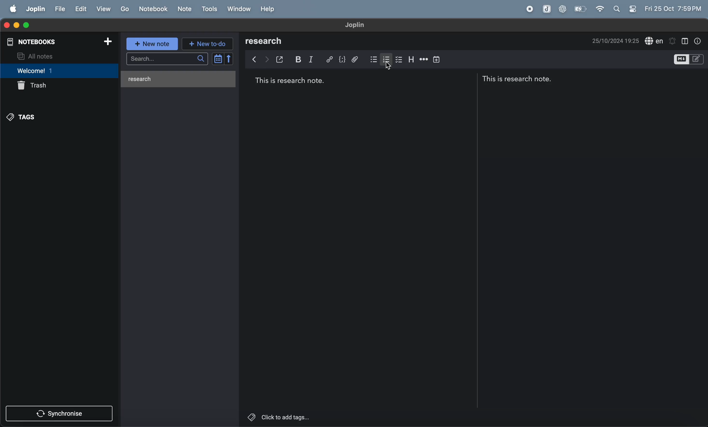 The image size is (708, 427). What do you see at coordinates (519, 79) in the screenshot?
I see `This is research note.` at bounding box center [519, 79].